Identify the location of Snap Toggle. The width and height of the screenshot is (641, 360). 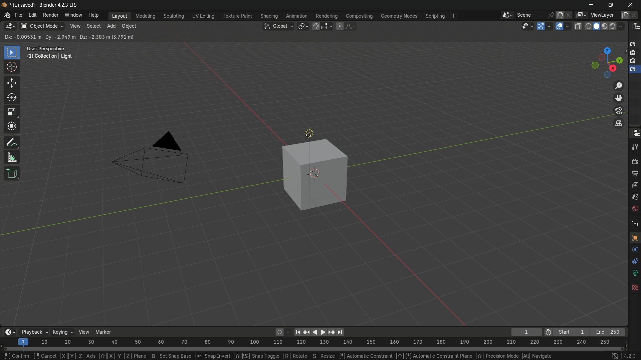
(256, 355).